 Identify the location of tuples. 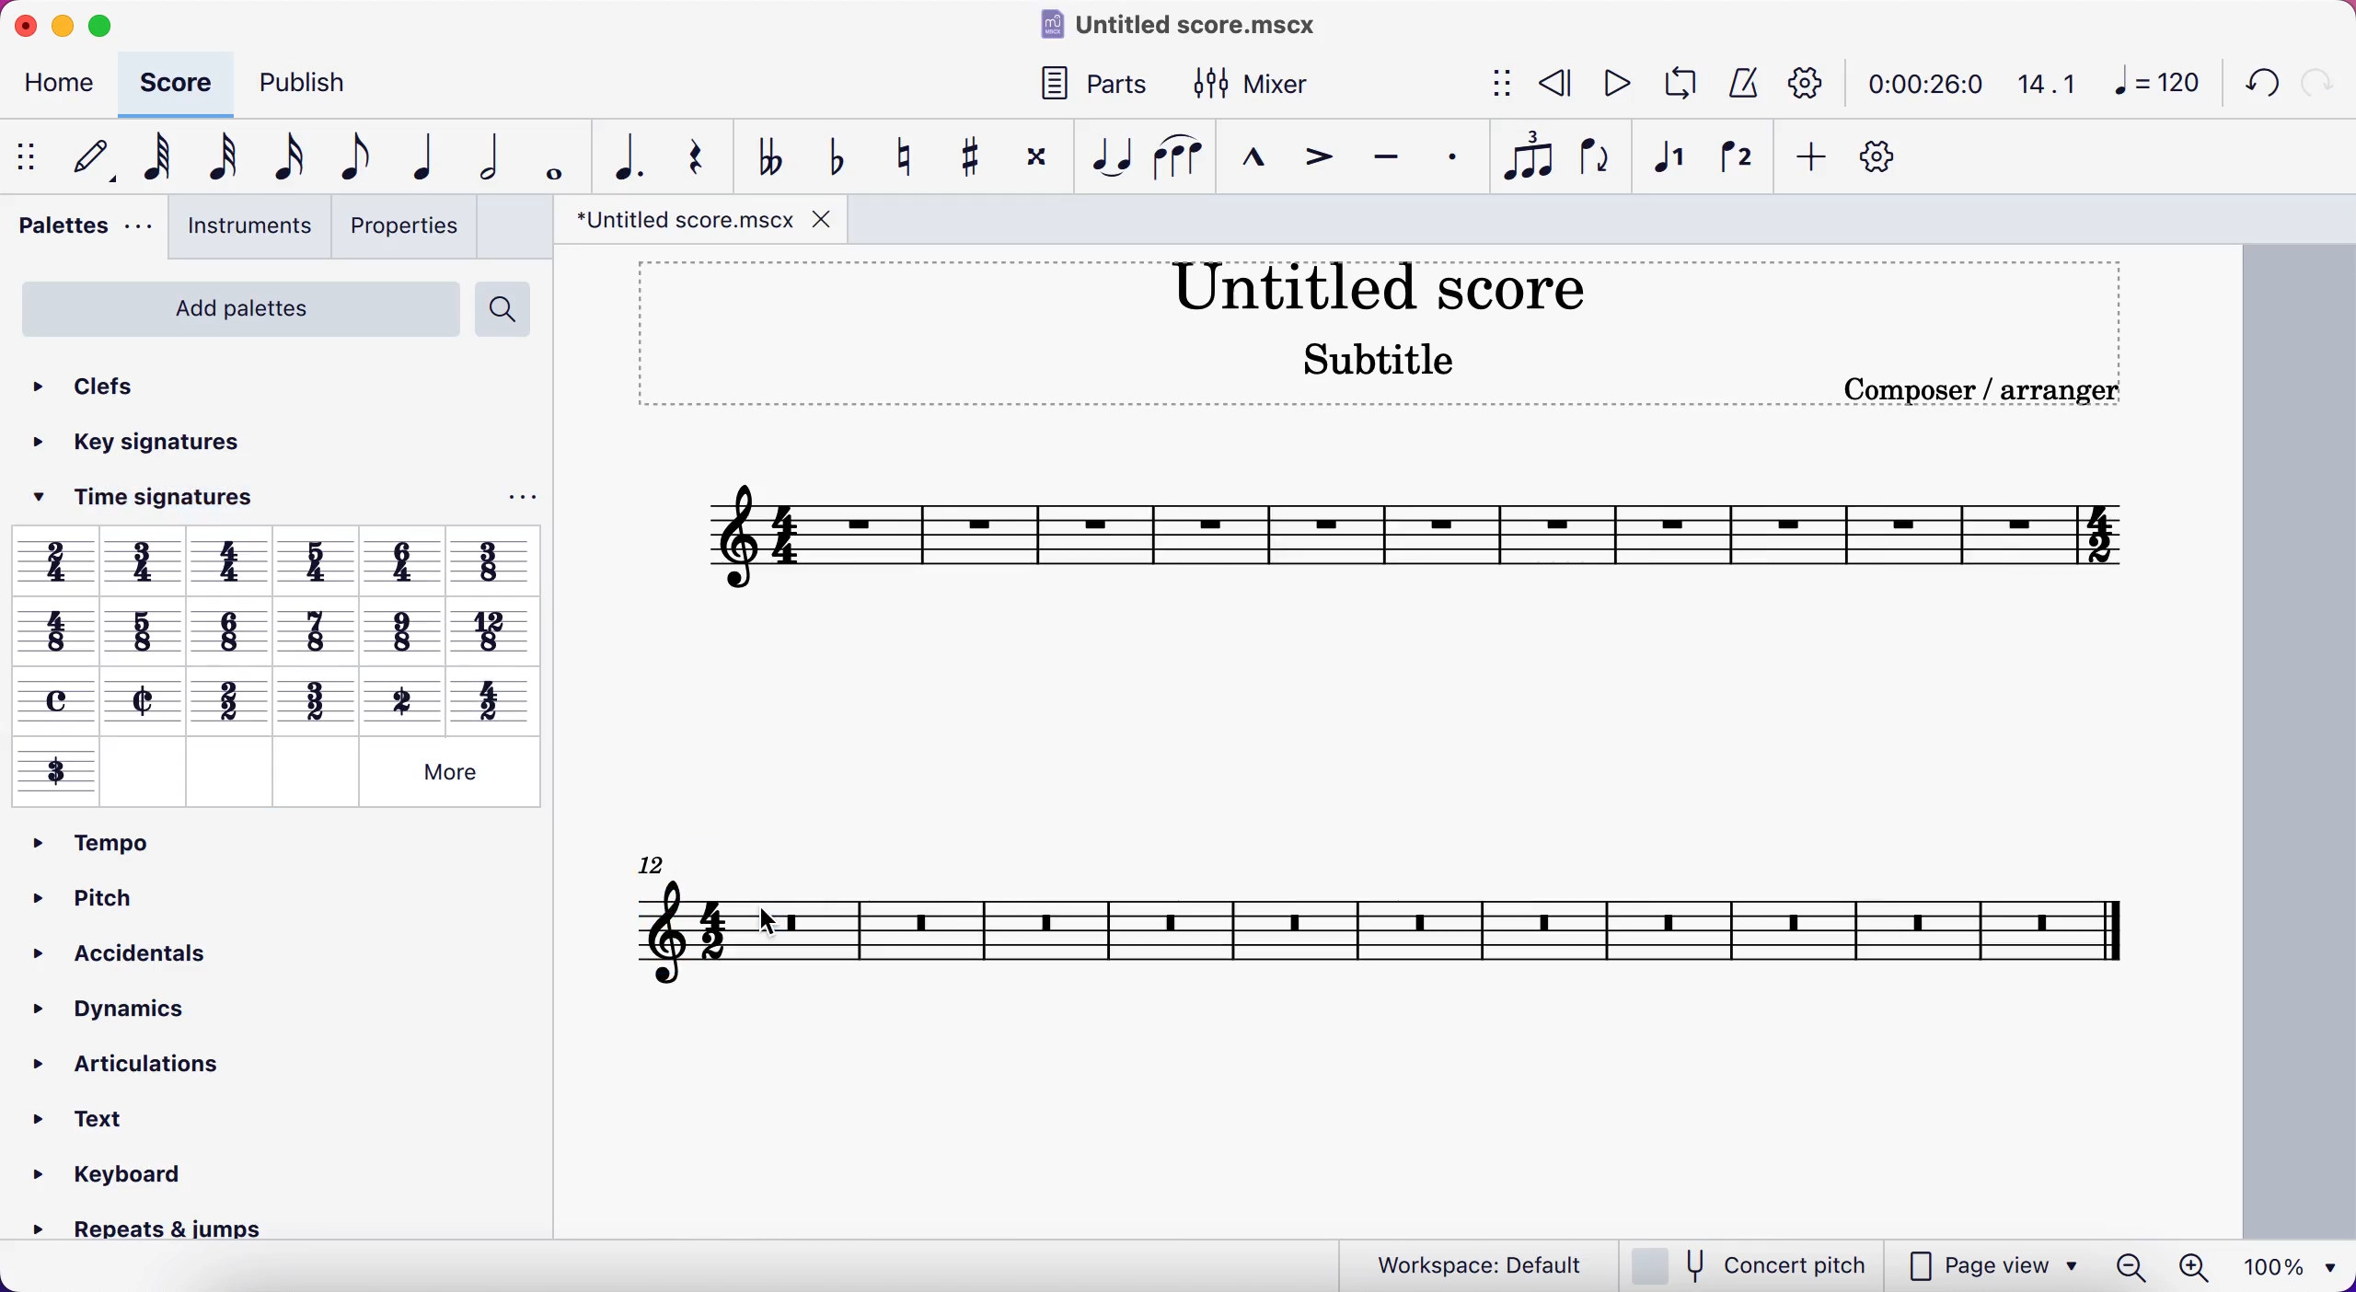
(1522, 157).